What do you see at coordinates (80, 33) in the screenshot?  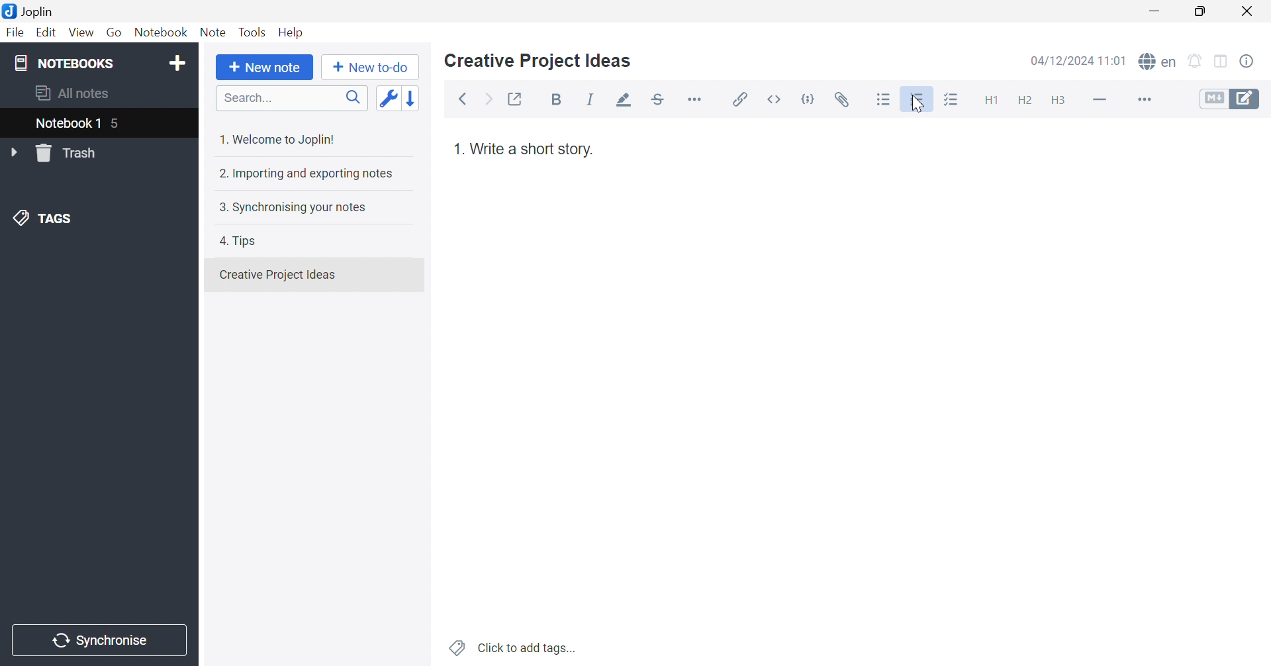 I see `View` at bounding box center [80, 33].